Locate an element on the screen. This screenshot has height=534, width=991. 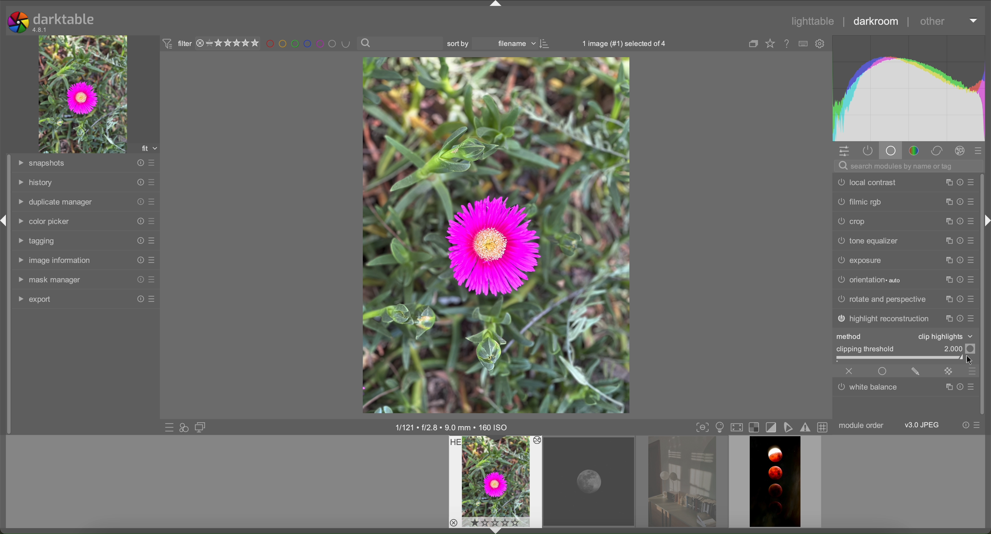
Favourites  is located at coordinates (770, 45).